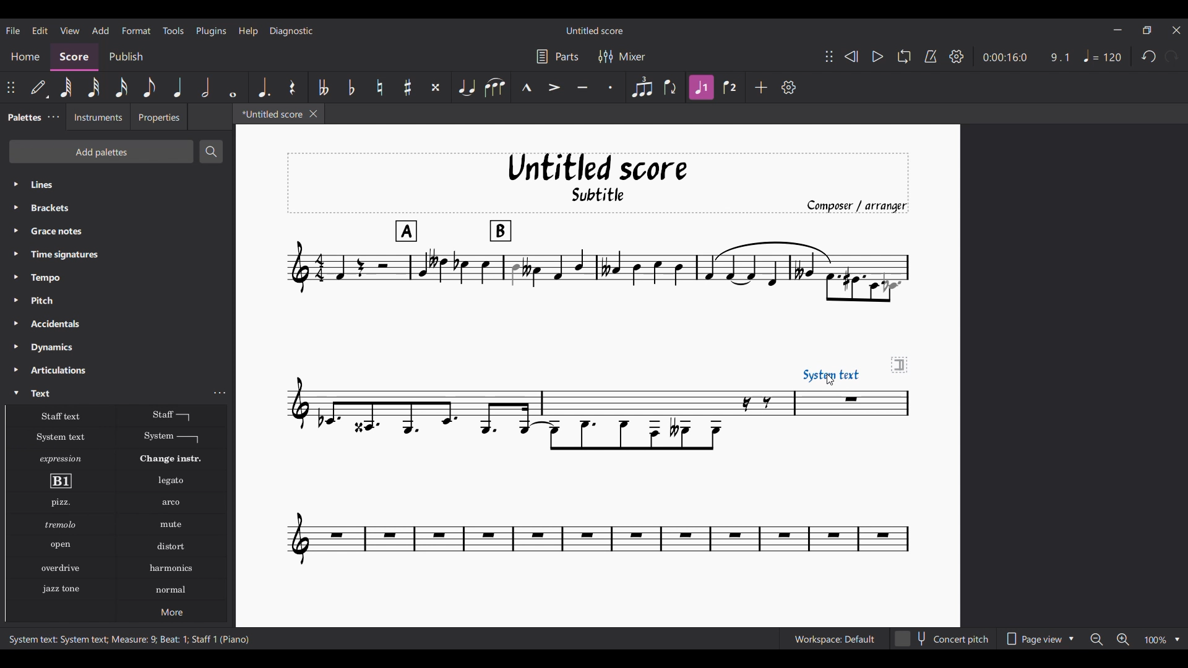 This screenshot has width=1188, height=668. What do you see at coordinates (877, 56) in the screenshot?
I see `Play` at bounding box center [877, 56].